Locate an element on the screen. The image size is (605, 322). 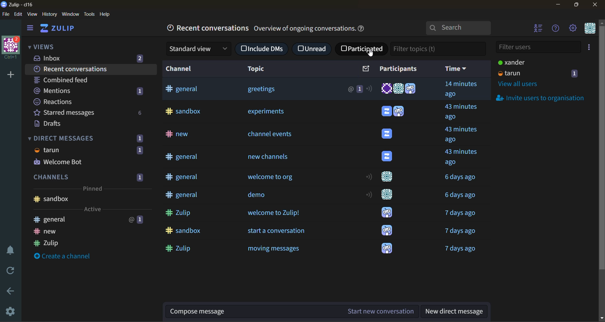
welcome to org is located at coordinates (274, 176).